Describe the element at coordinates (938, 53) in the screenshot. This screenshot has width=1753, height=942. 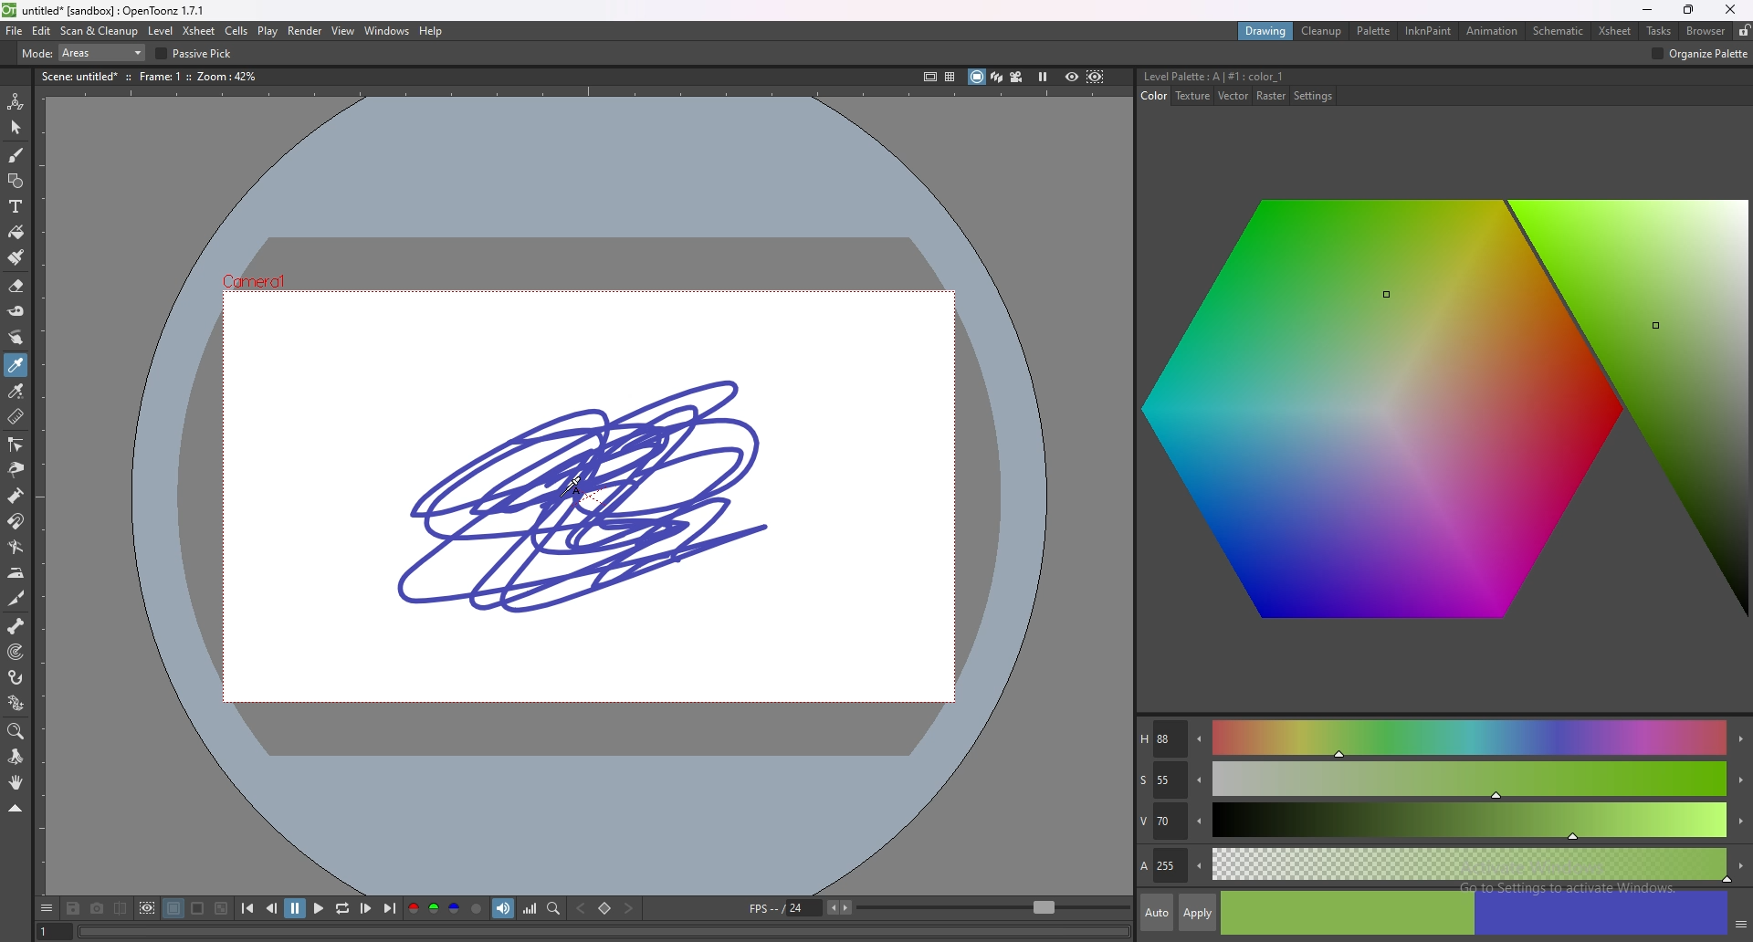
I see `rotation` at that location.